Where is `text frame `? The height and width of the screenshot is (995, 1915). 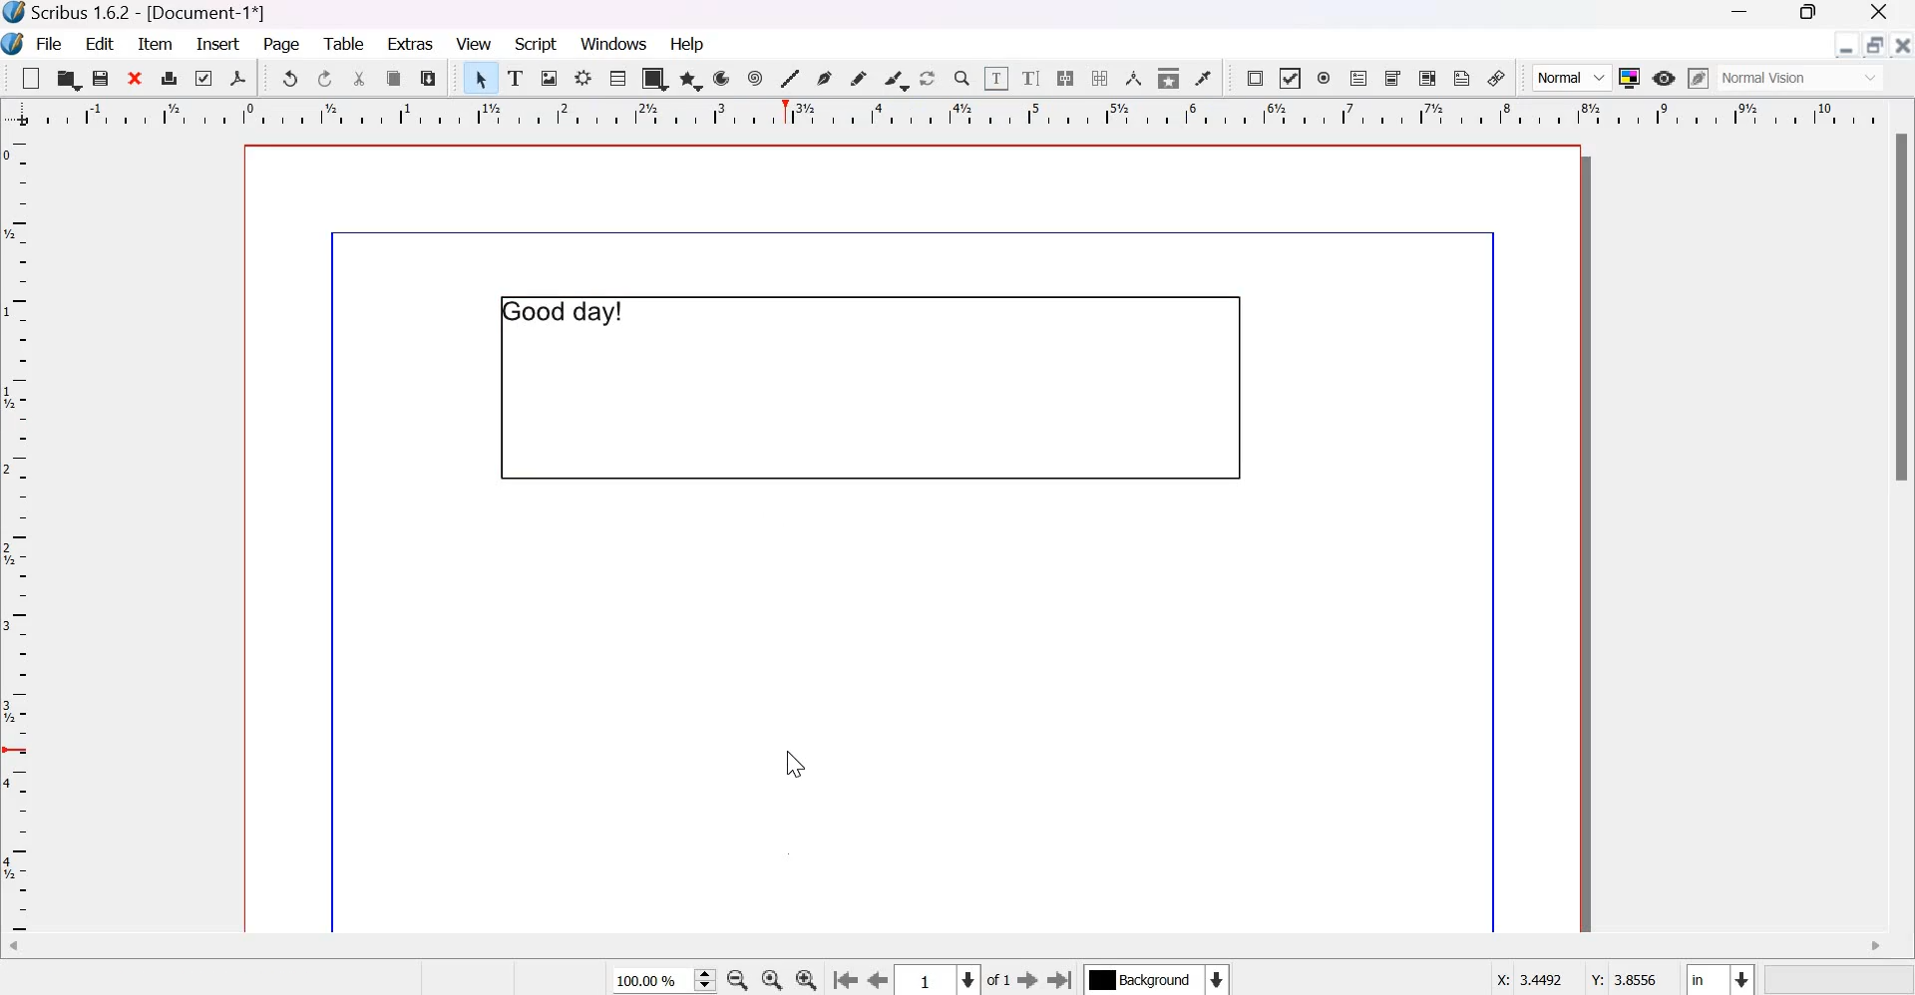 text frame  is located at coordinates (867, 388).